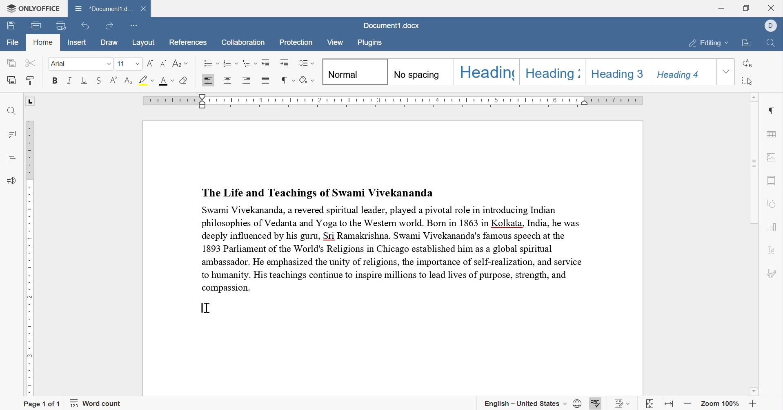 The height and width of the screenshot is (410, 783). Describe the element at coordinates (746, 64) in the screenshot. I see `replace` at that location.